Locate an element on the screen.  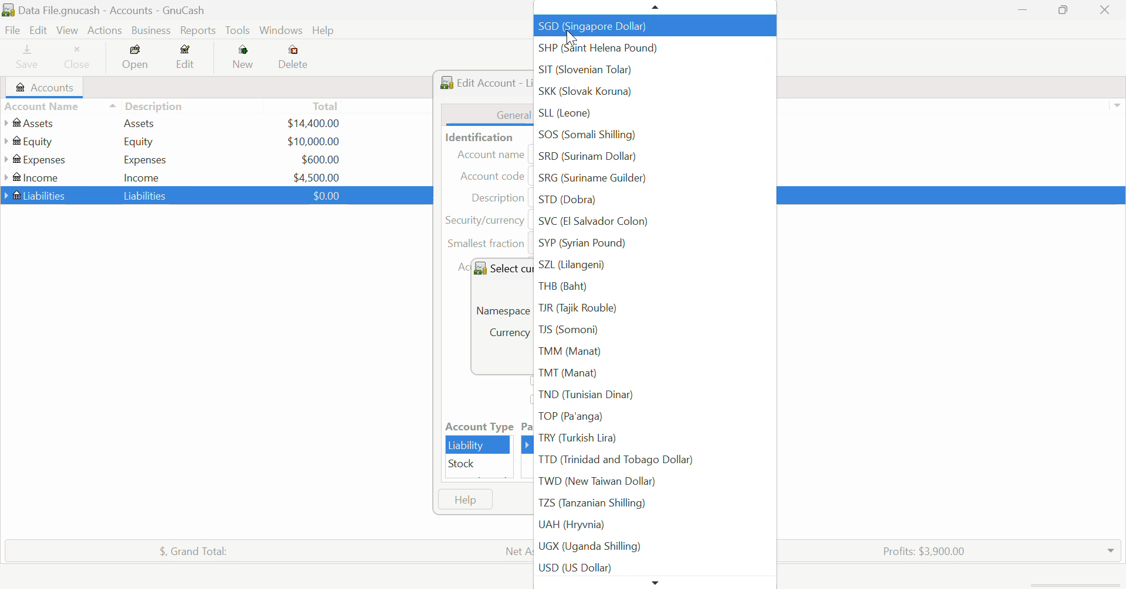
SHP is located at coordinates (655, 48).